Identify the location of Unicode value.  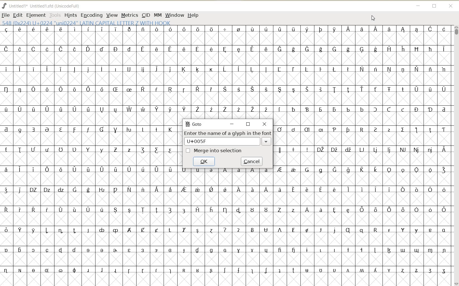
(201, 141).